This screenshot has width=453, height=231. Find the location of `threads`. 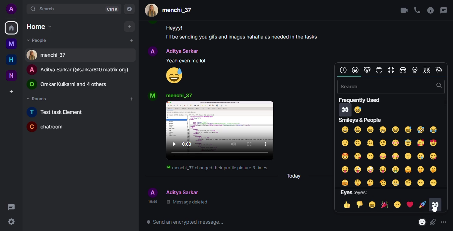

threads is located at coordinates (11, 207).